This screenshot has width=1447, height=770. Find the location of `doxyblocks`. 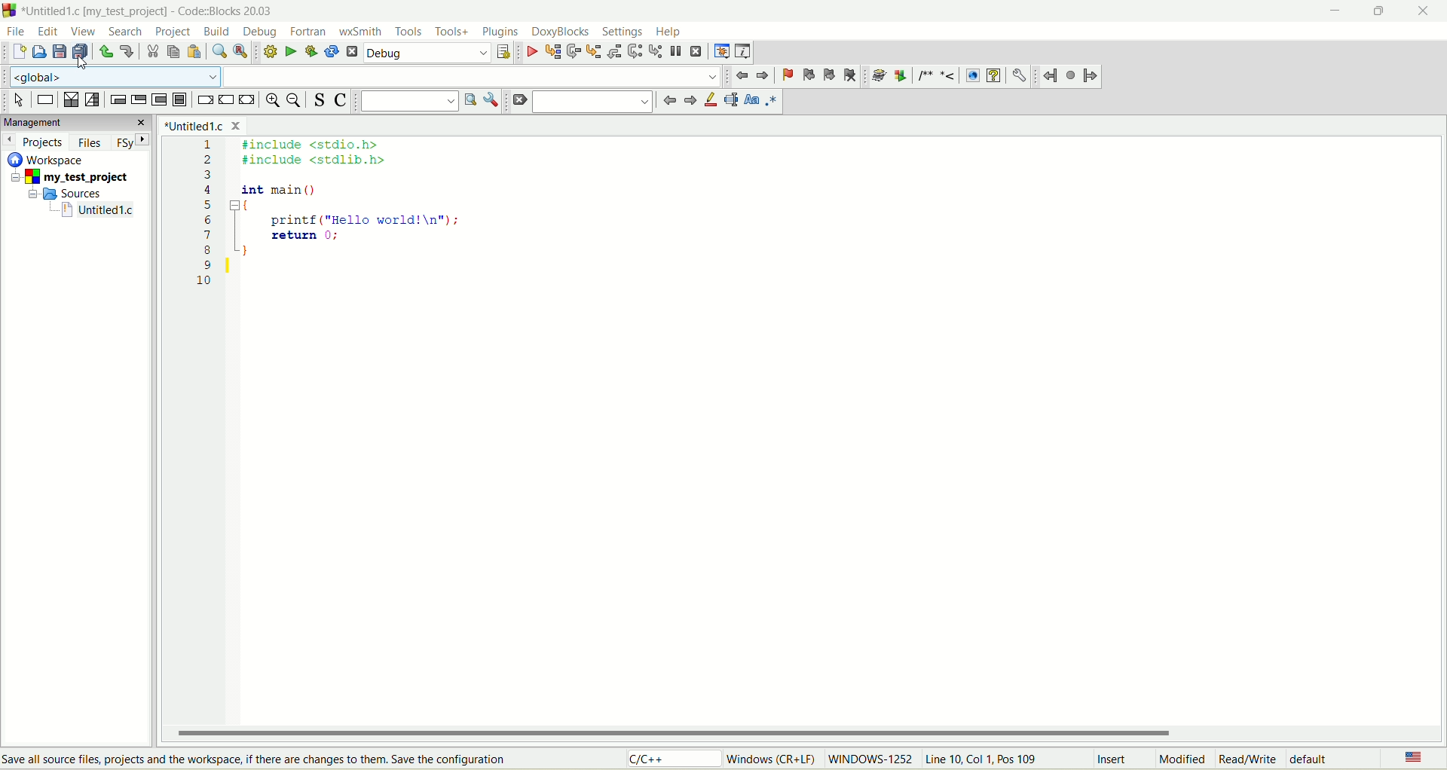

doxyblocks is located at coordinates (558, 31).